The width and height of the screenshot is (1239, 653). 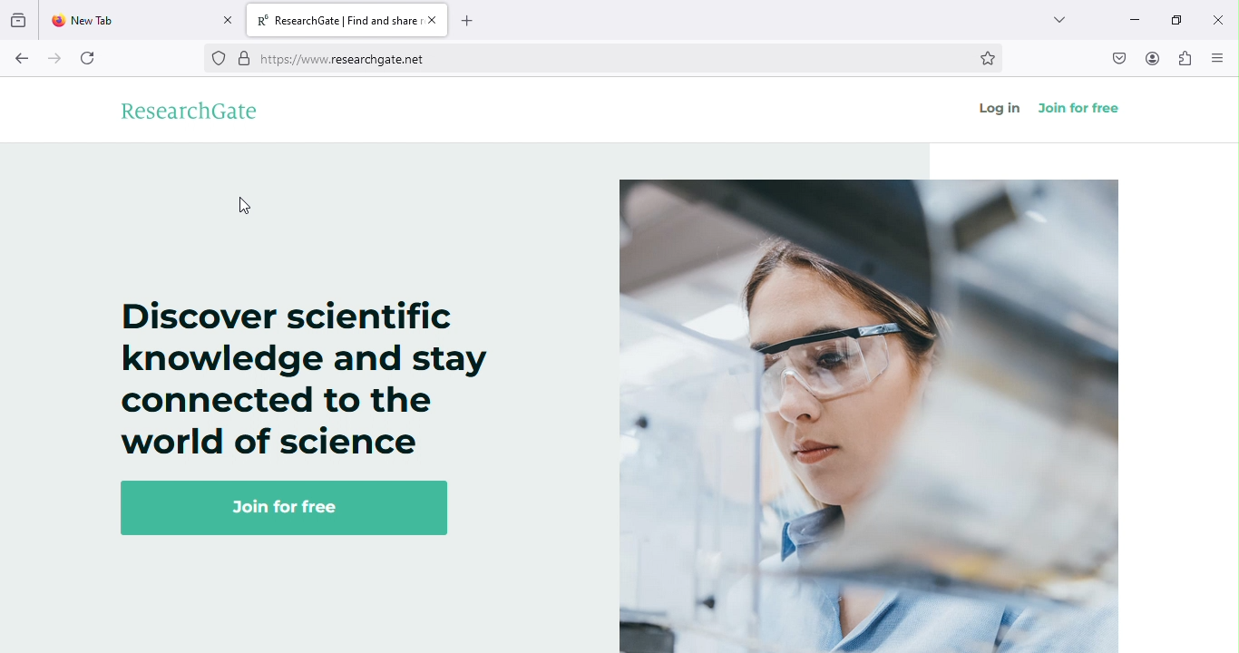 What do you see at coordinates (88, 59) in the screenshot?
I see `refresh` at bounding box center [88, 59].